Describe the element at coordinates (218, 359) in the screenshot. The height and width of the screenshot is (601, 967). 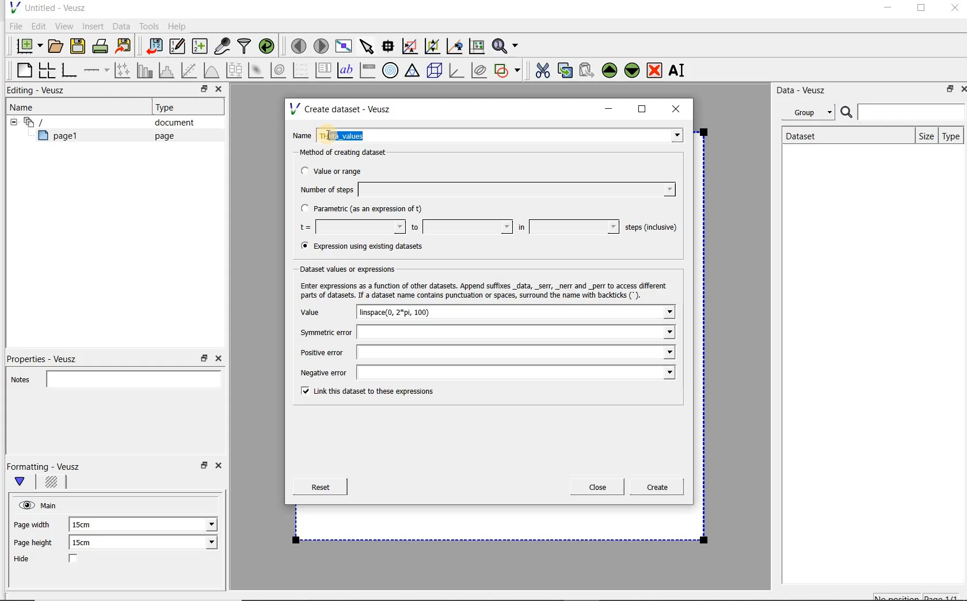
I see `Close` at that location.